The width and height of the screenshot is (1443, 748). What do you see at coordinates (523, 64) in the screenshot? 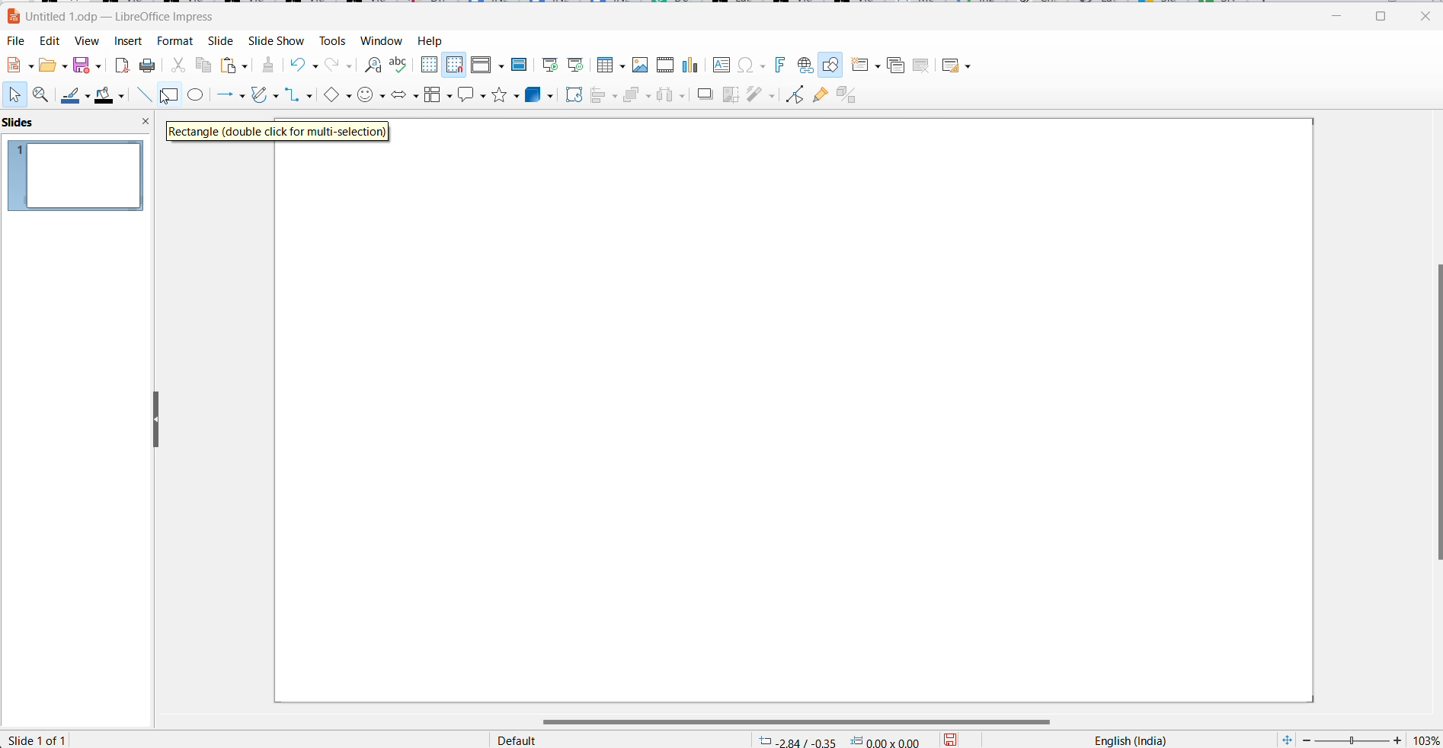
I see `Master slide` at bounding box center [523, 64].